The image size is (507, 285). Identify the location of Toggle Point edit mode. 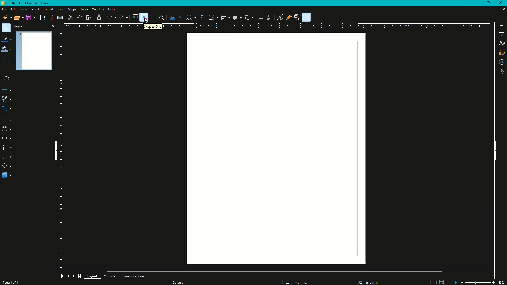
(279, 17).